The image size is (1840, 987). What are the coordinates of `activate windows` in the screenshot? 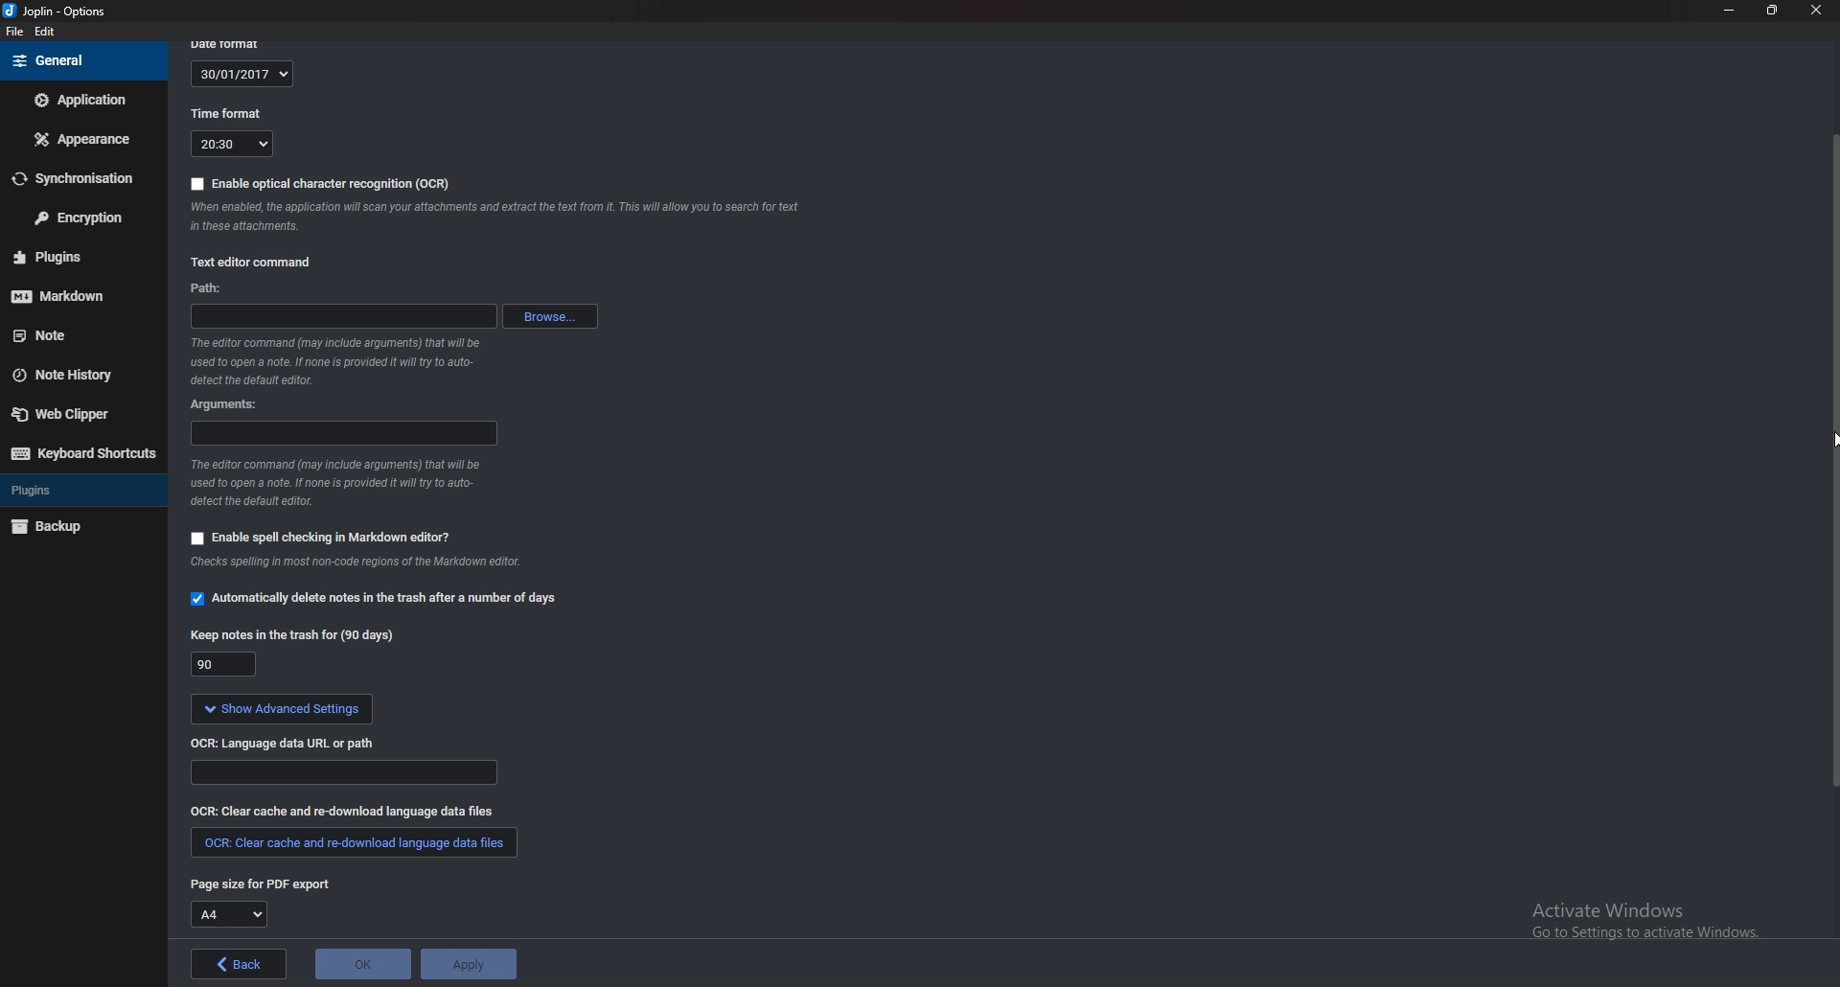 It's located at (1643, 914).